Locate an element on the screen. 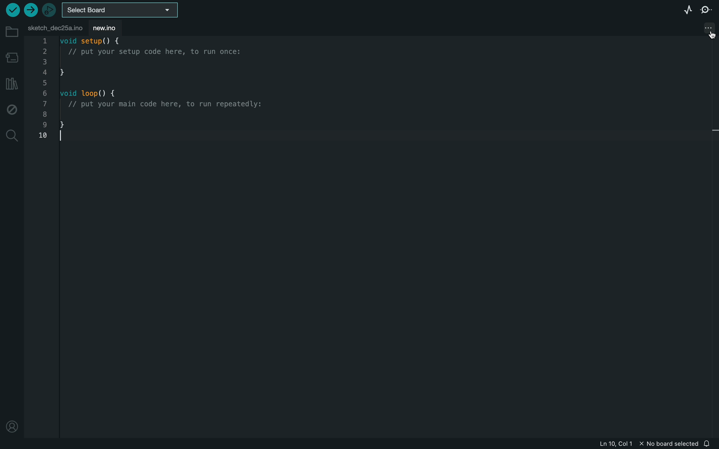 Image resolution: width=719 pixels, height=449 pixels. serial monitor is located at coordinates (706, 10).